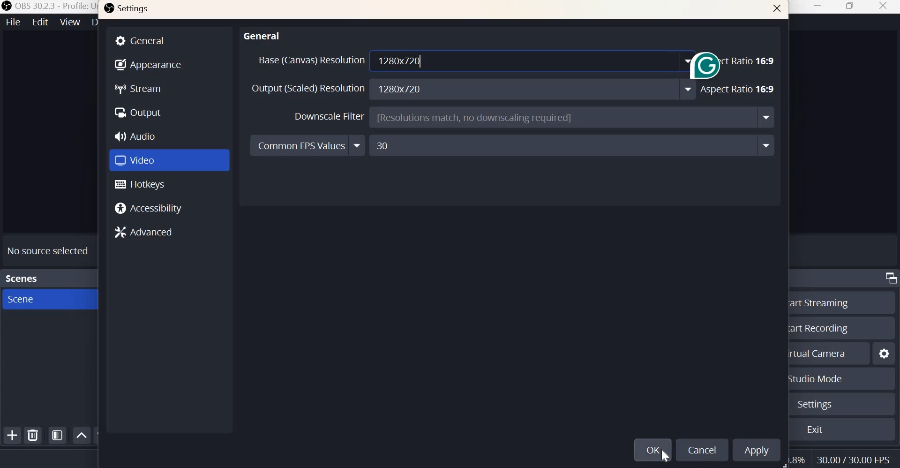 The image size is (900, 468). I want to click on Advances, so click(148, 233).